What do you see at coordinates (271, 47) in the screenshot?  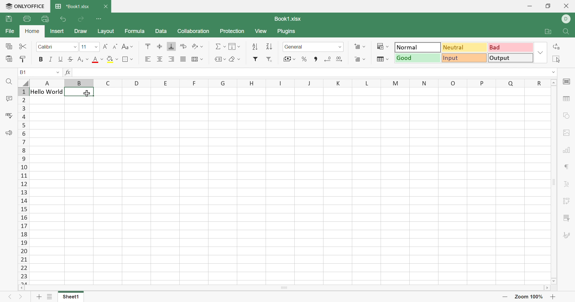 I see `Sort descending` at bounding box center [271, 47].